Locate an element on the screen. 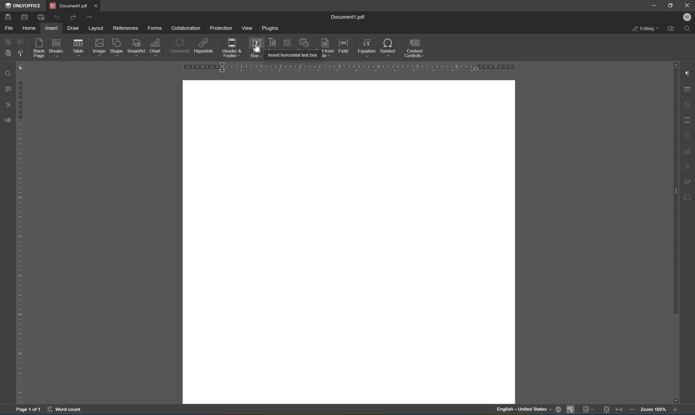  Headings is located at coordinates (8, 105).